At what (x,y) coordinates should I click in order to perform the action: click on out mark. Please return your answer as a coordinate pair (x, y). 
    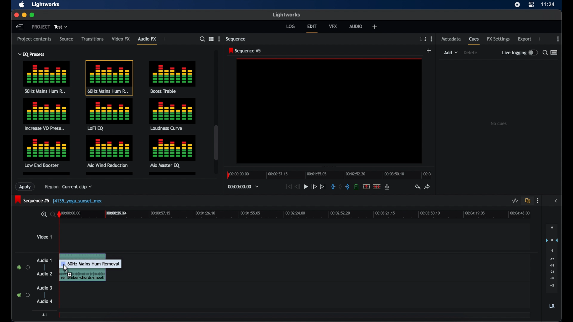
    Looking at the image, I should click on (347, 187).